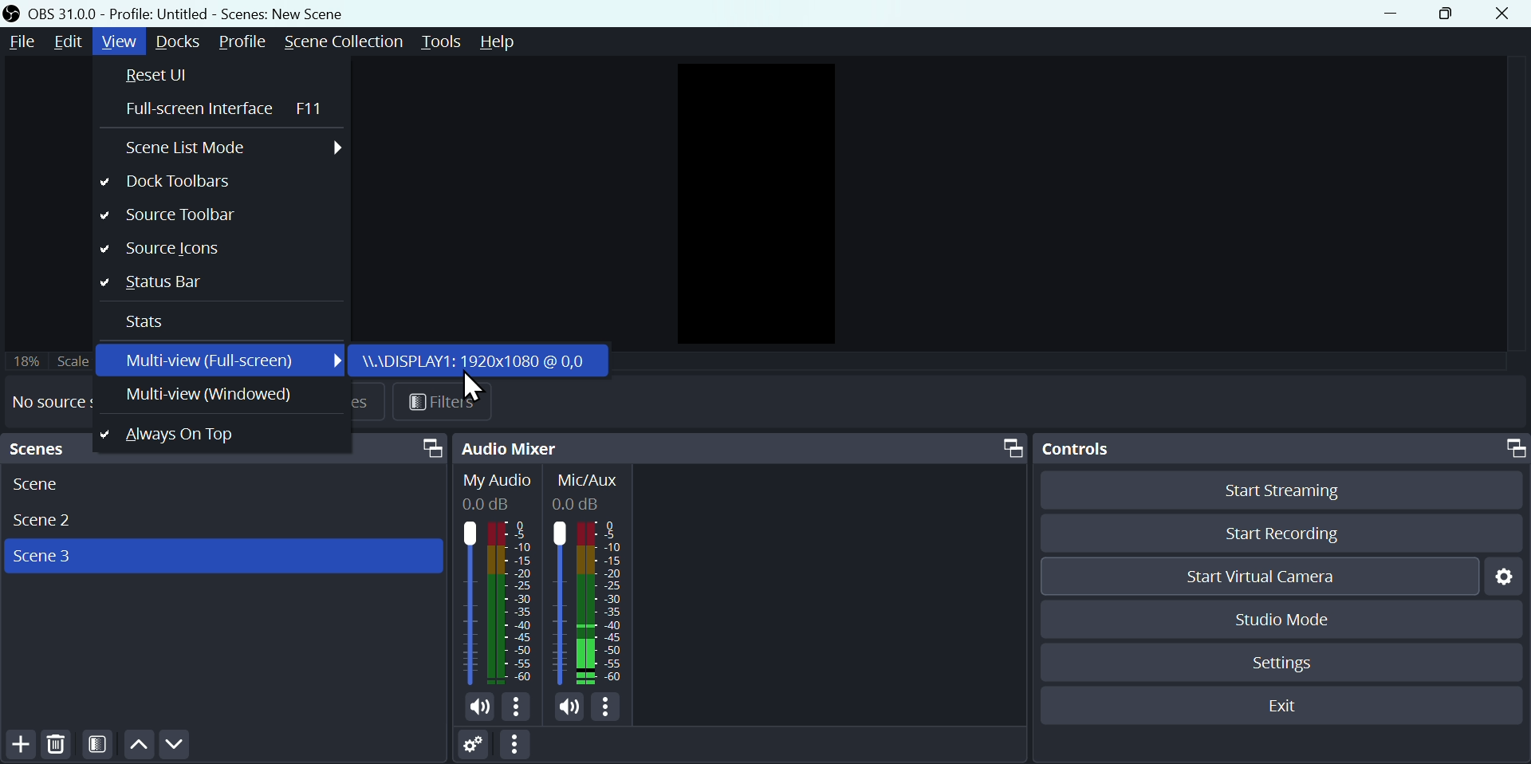  What do you see at coordinates (215, 285) in the screenshot?
I see `Status bar` at bounding box center [215, 285].